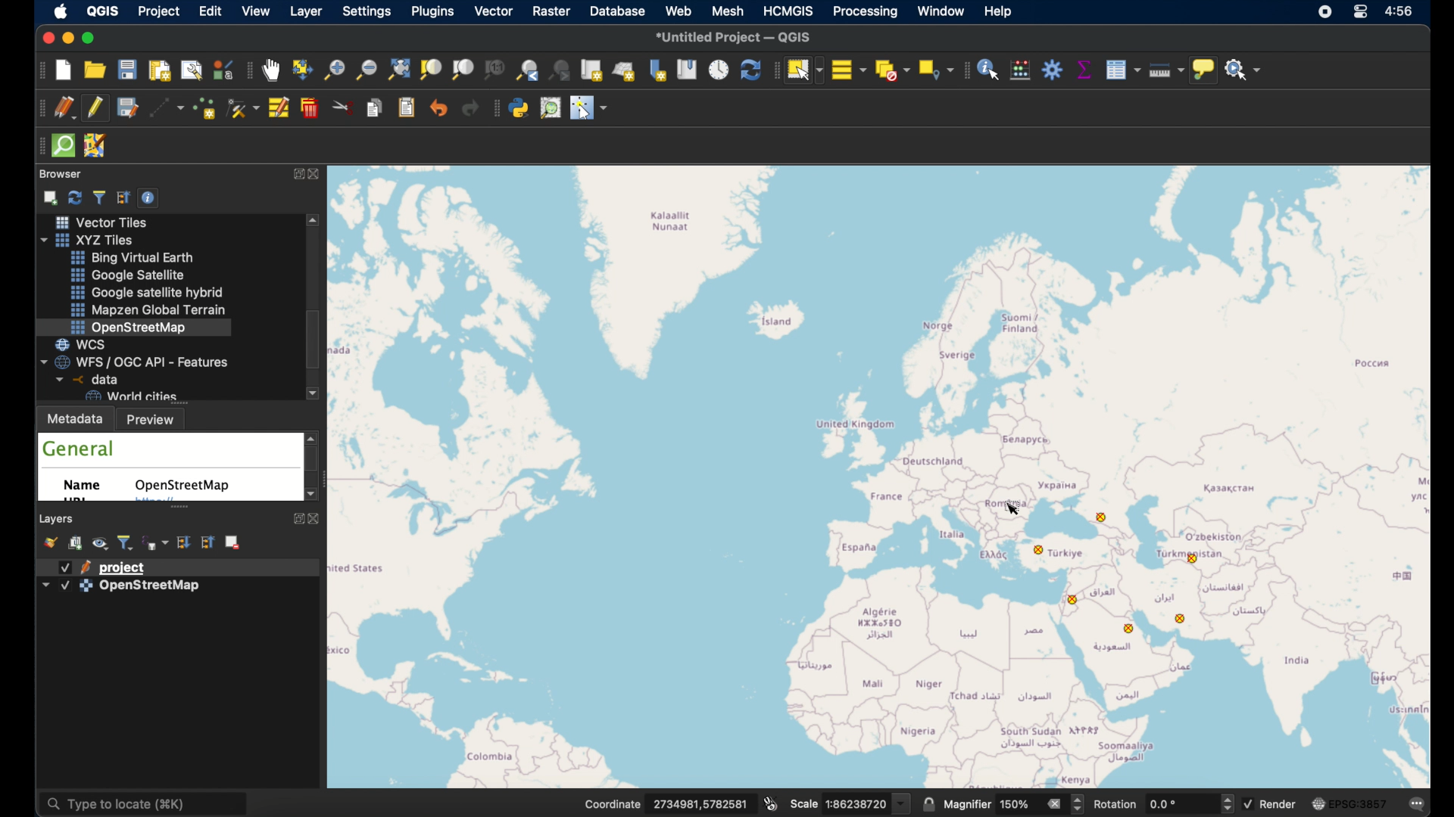  Describe the element at coordinates (169, 110) in the screenshot. I see `digitize with segment` at that location.